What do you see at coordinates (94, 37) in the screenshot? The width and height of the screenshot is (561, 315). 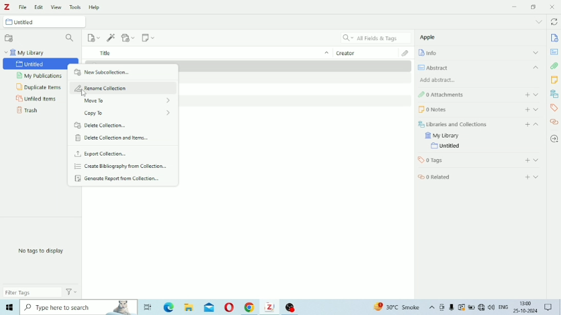 I see `New Item` at bounding box center [94, 37].